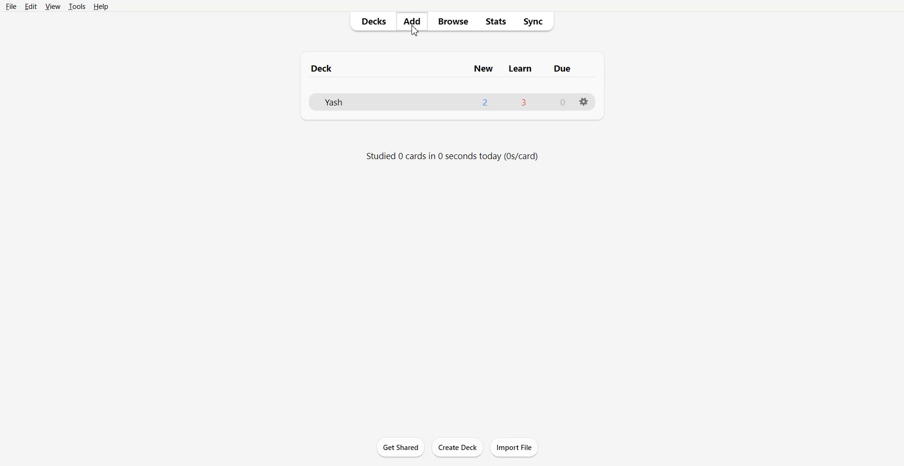  I want to click on Tools, so click(77, 6).